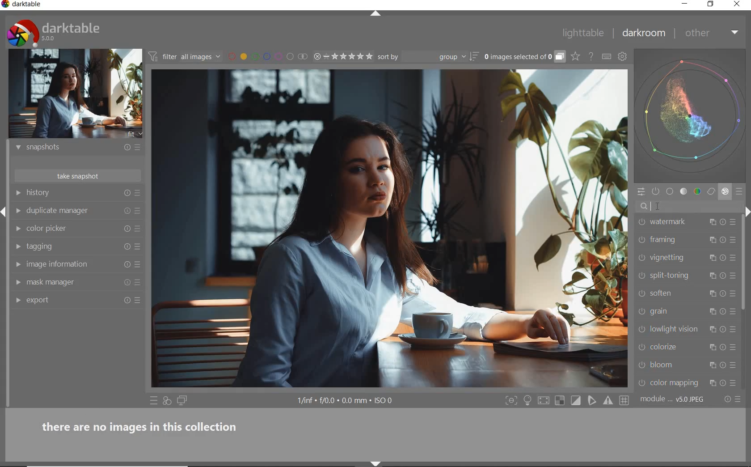  I want to click on multiple instance actions, so click(714, 329).